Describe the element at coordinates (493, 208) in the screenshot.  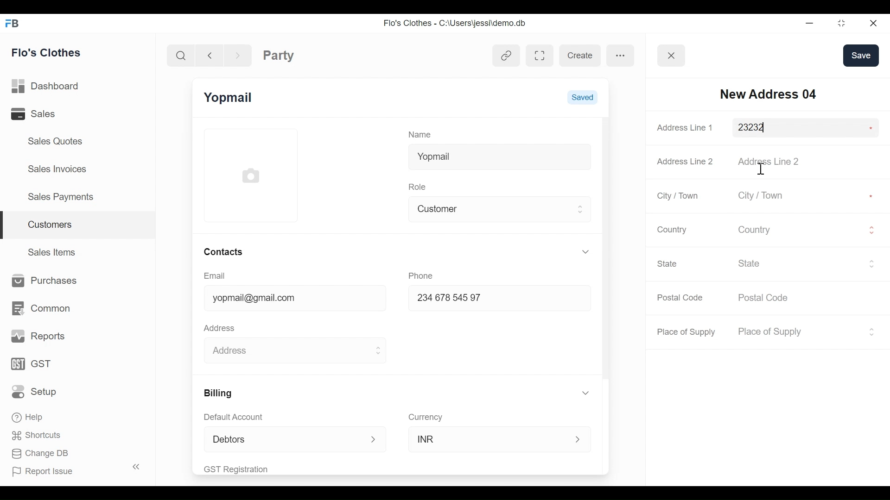
I see `Customer` at that location.